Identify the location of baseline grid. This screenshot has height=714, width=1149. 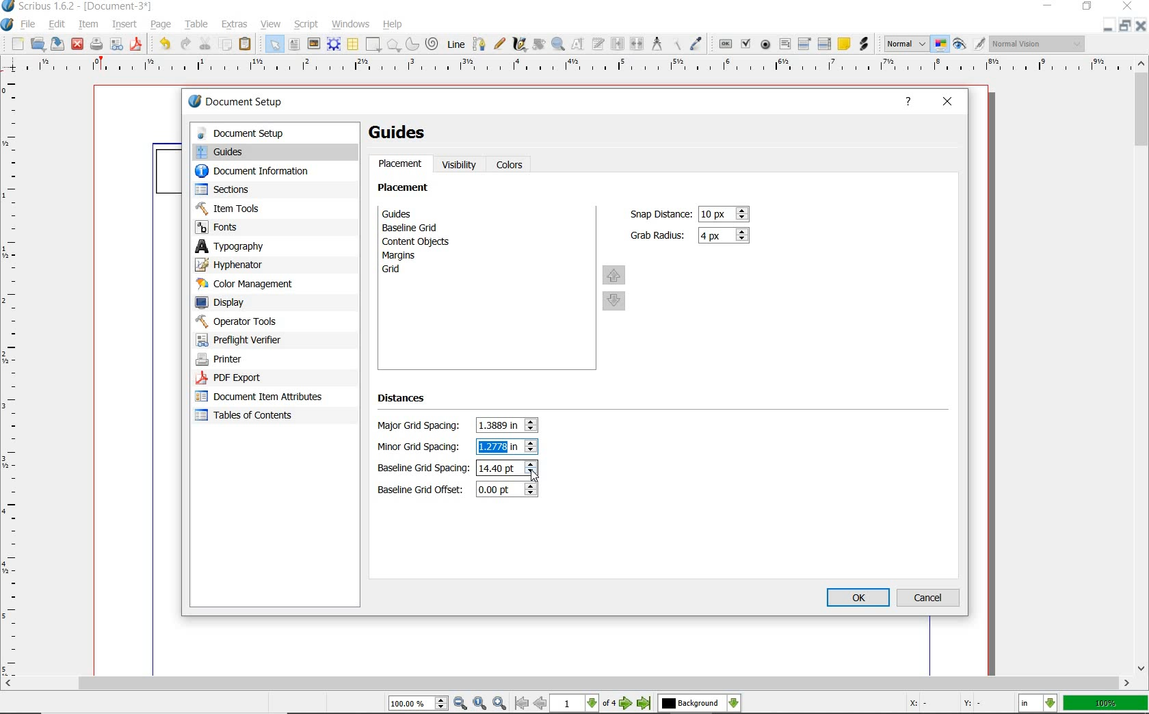
(414, 228).